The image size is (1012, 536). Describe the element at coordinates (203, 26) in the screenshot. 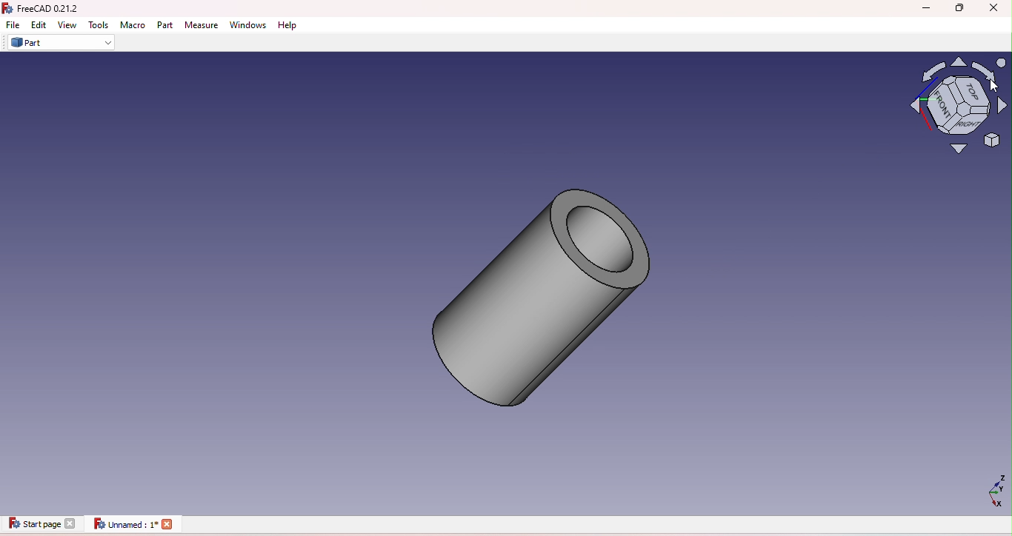

I see `Measure` at that location.